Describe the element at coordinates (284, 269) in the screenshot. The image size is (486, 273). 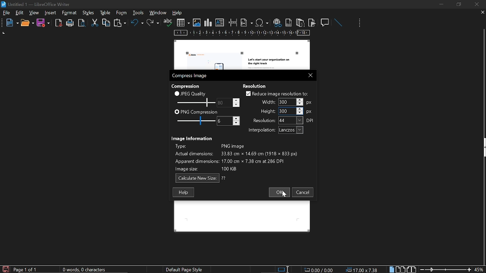
I see `standard selection` at that location.